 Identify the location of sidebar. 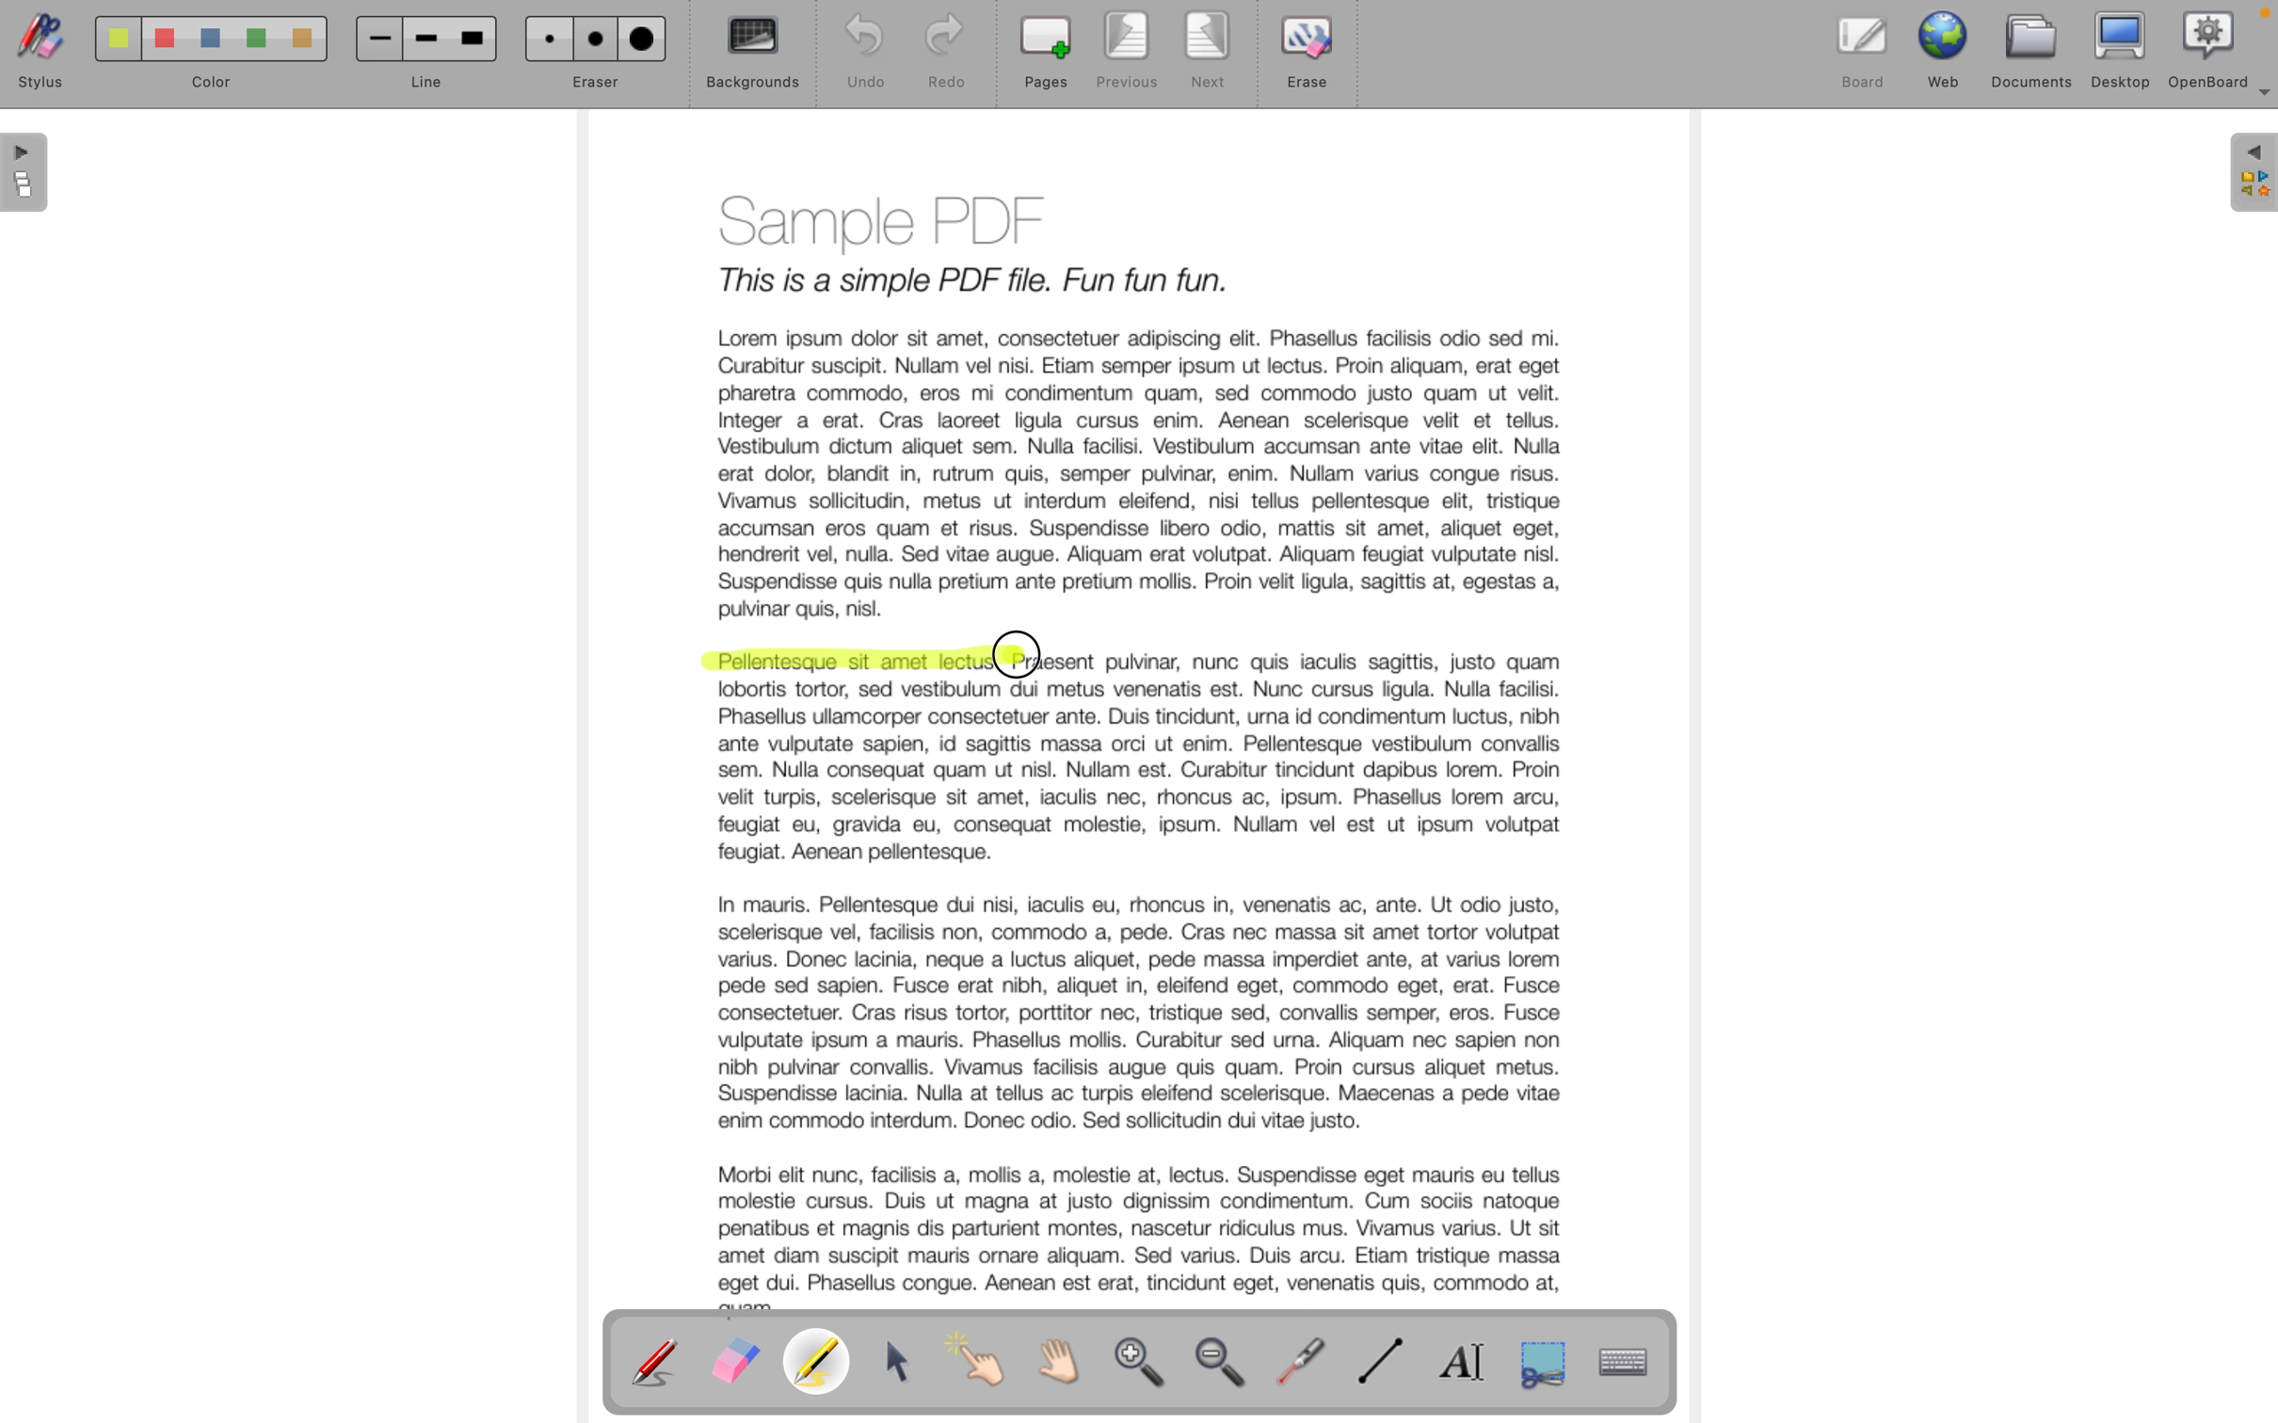
(2251, 174).